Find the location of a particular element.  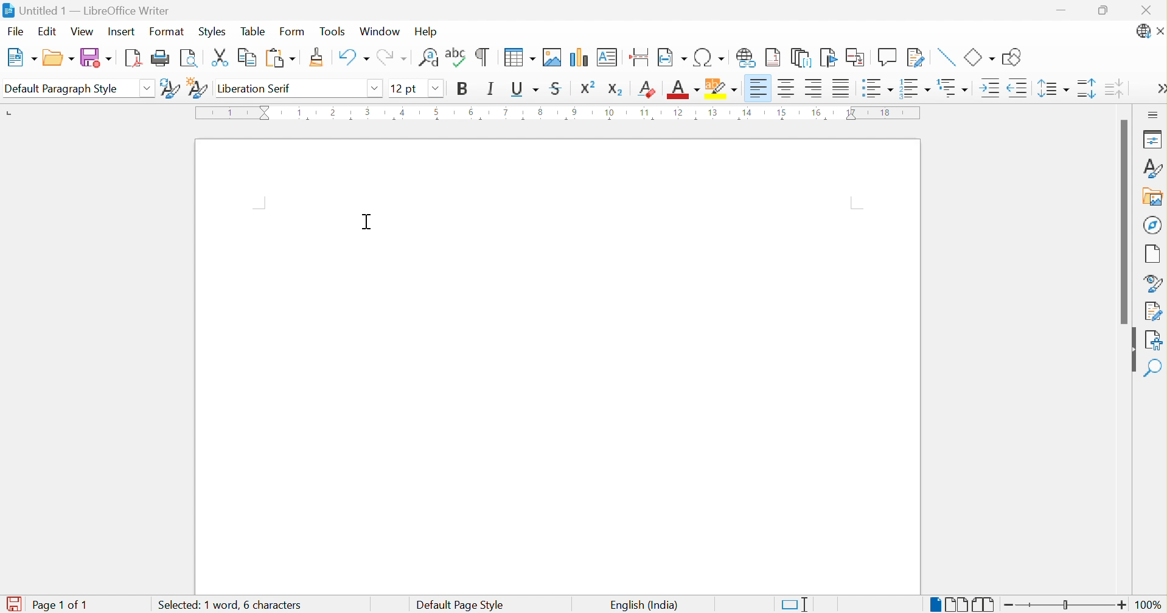

Undo is located at coordinates (352, 58).